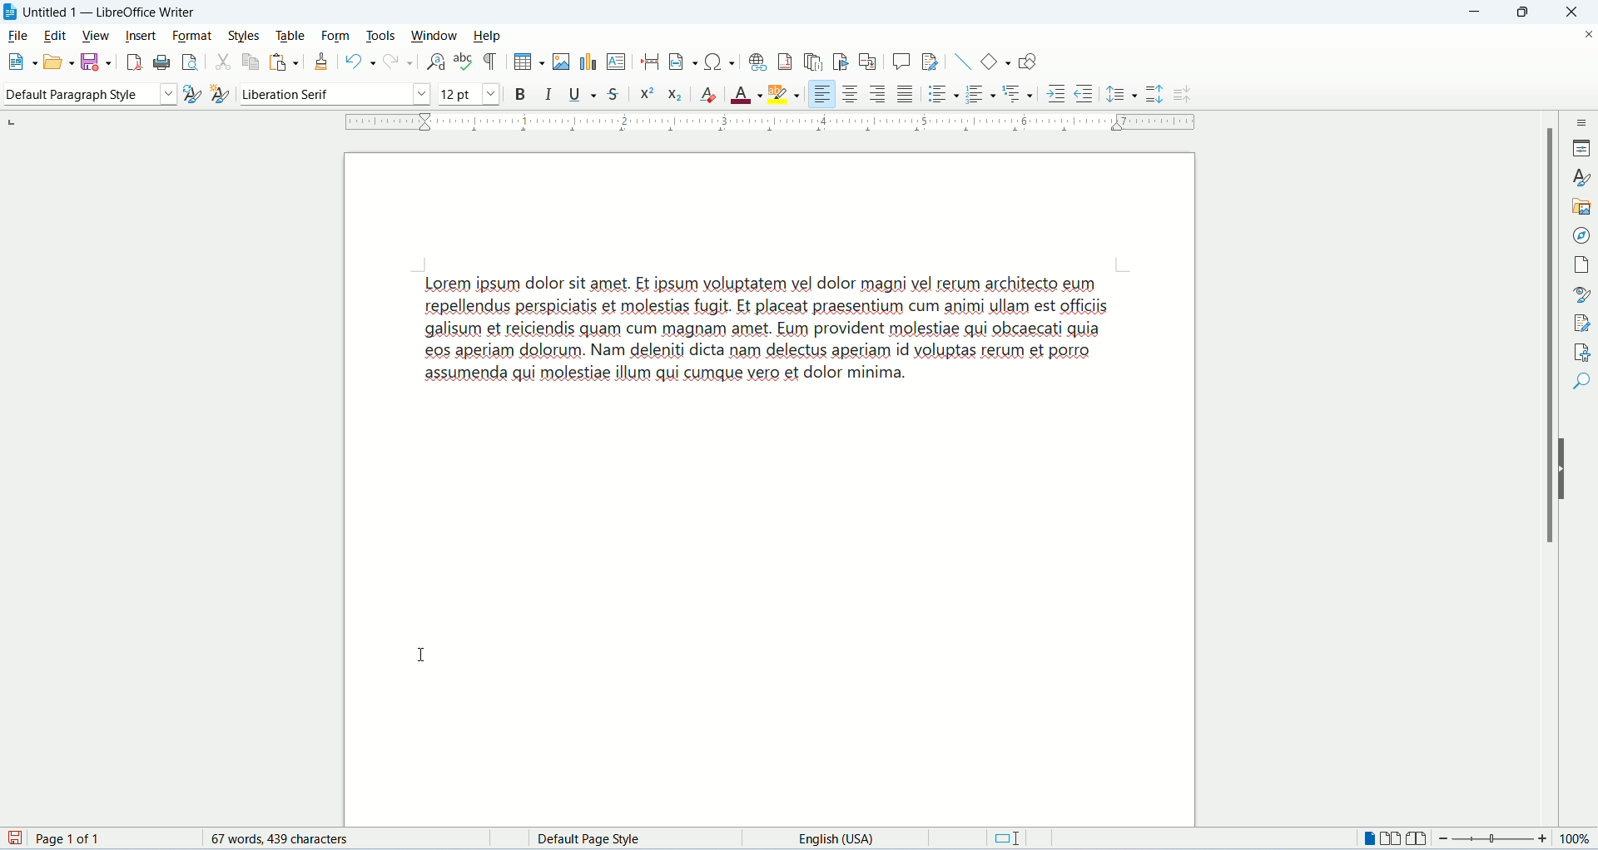  Describe the element at coordinates (878, 95) in the screenshot. I see `align right` at that location.